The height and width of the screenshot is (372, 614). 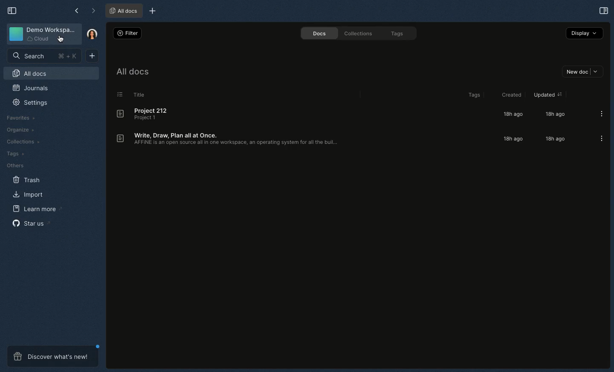 What do you see at coordinates (152, 11) in the screenshot?
I see `New tab` at bounding box center [152, 11].